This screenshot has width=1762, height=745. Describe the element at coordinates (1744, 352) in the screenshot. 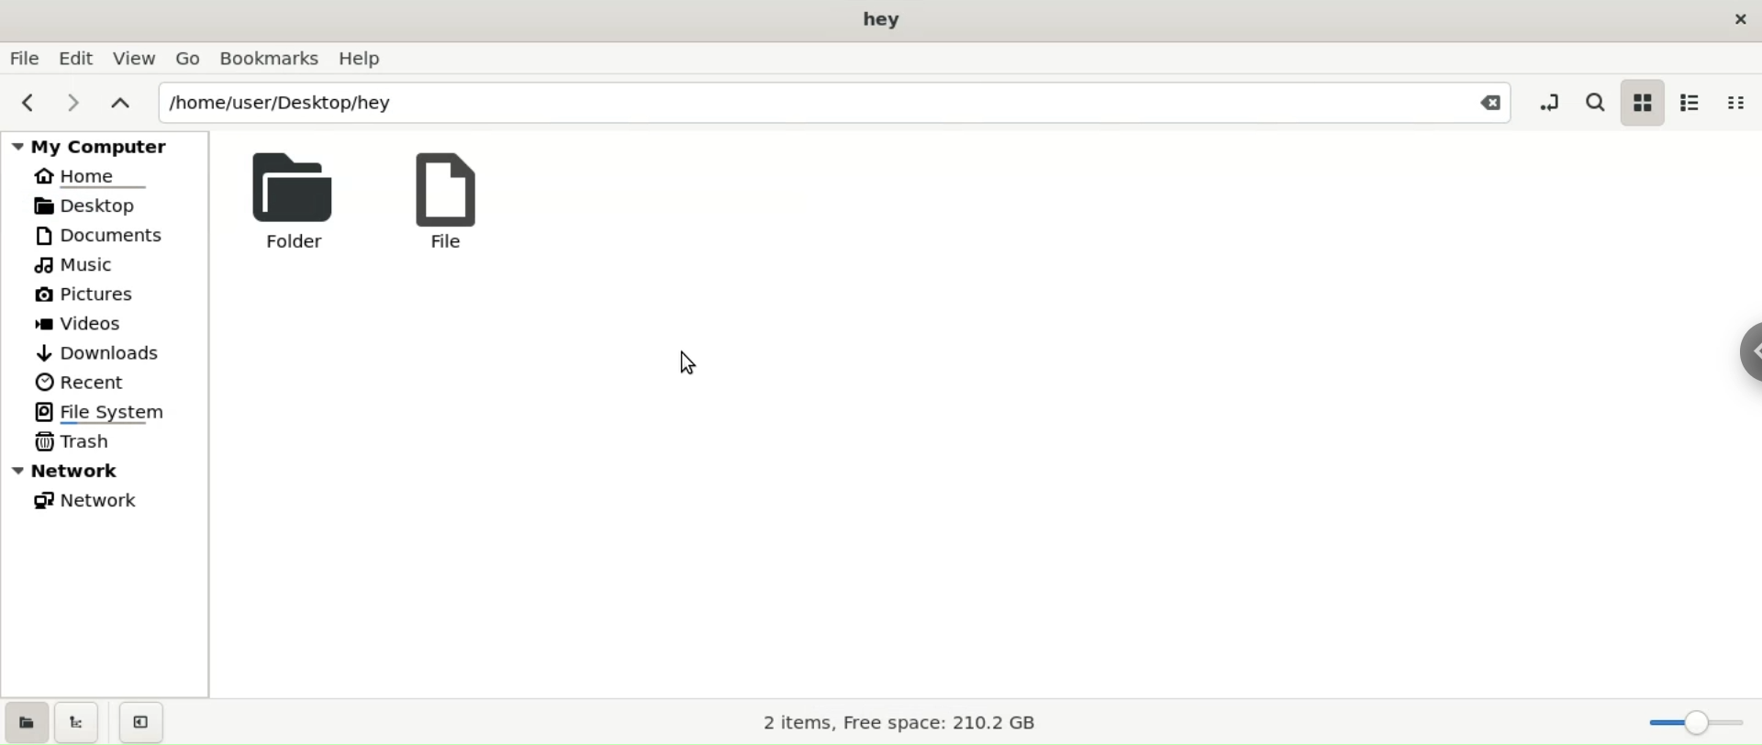

I see `chrome options` at that location.